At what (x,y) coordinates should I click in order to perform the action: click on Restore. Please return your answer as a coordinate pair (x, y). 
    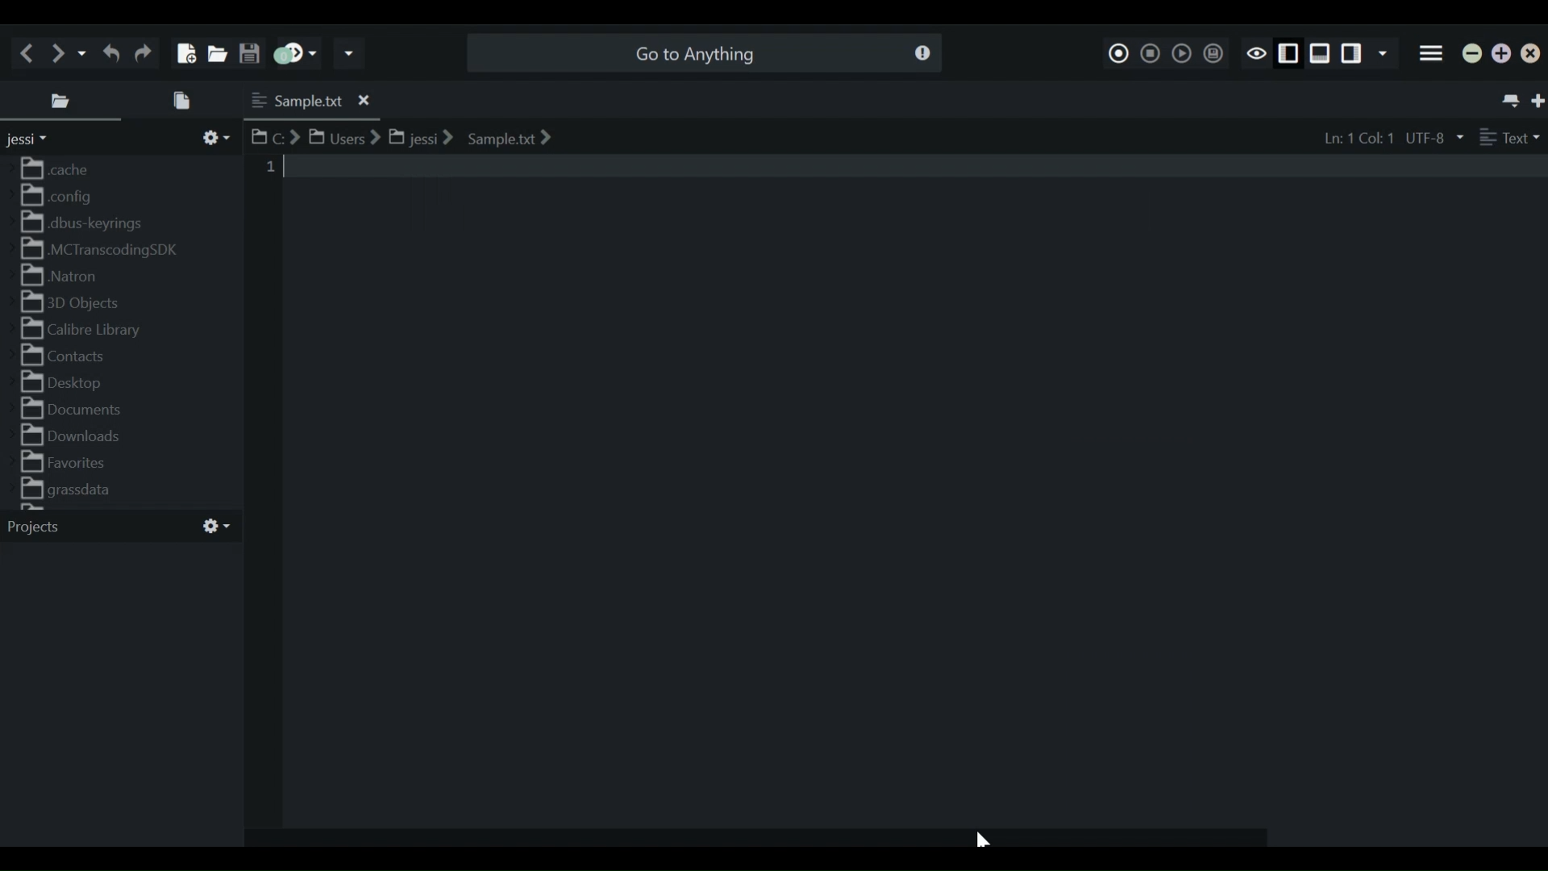
    Looking at the image, I should click on (1502, 54).